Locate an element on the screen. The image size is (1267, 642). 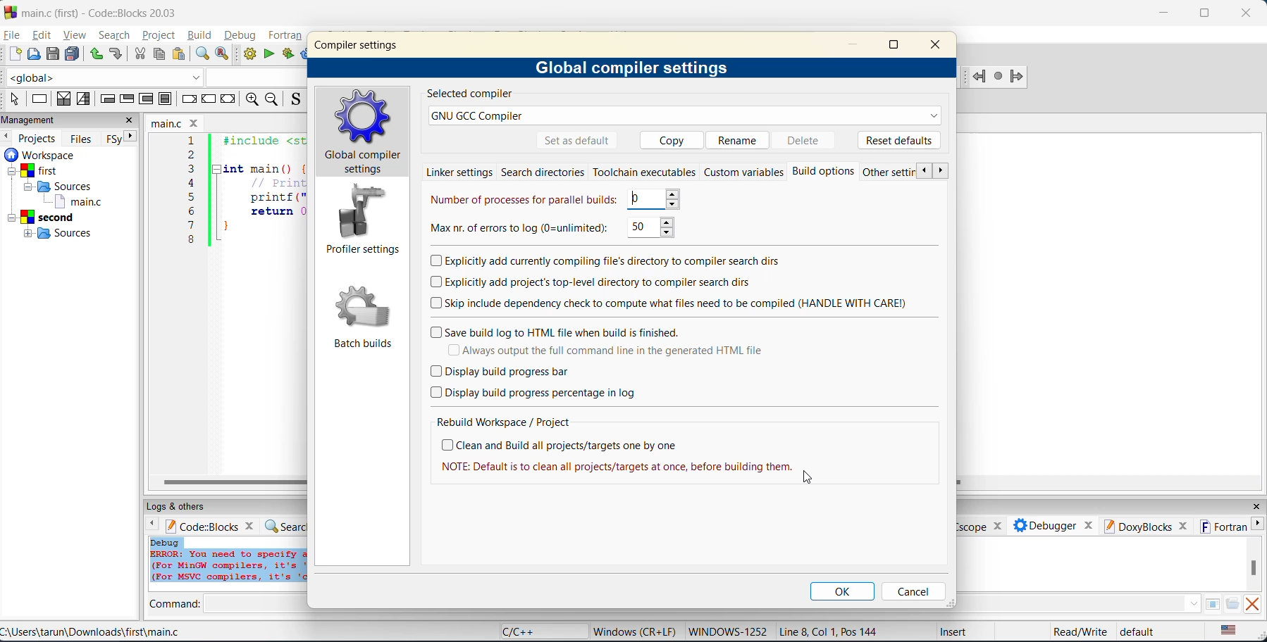
files is located at coordinates (83, 138).